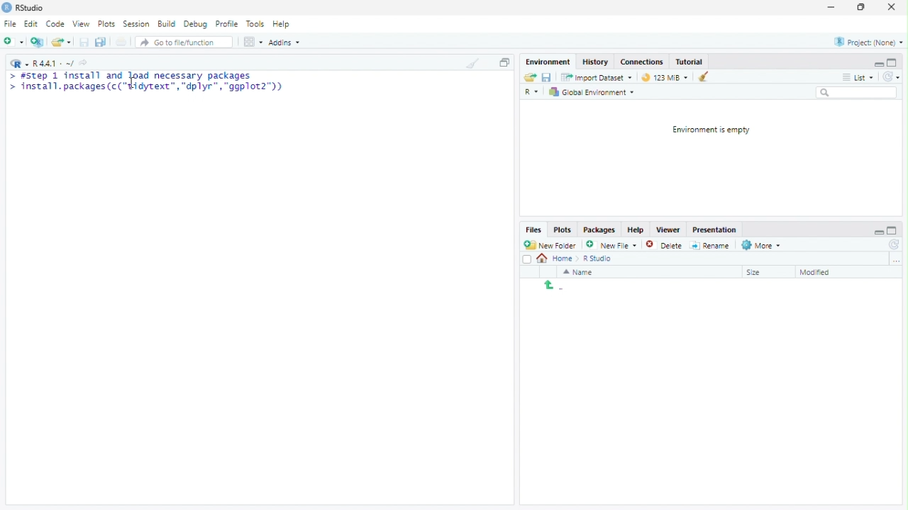  What do you see at coordinates (550, 62) in the screenshot?
I see `` at bounding box center [550, 62].